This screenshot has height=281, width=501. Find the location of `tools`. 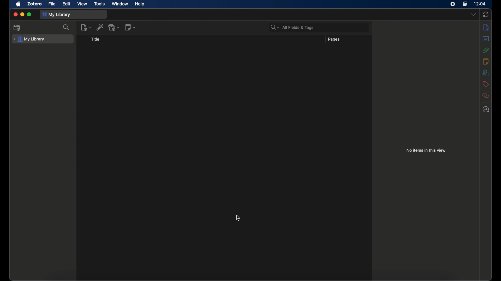

tools is located at coordinates (100, 4).